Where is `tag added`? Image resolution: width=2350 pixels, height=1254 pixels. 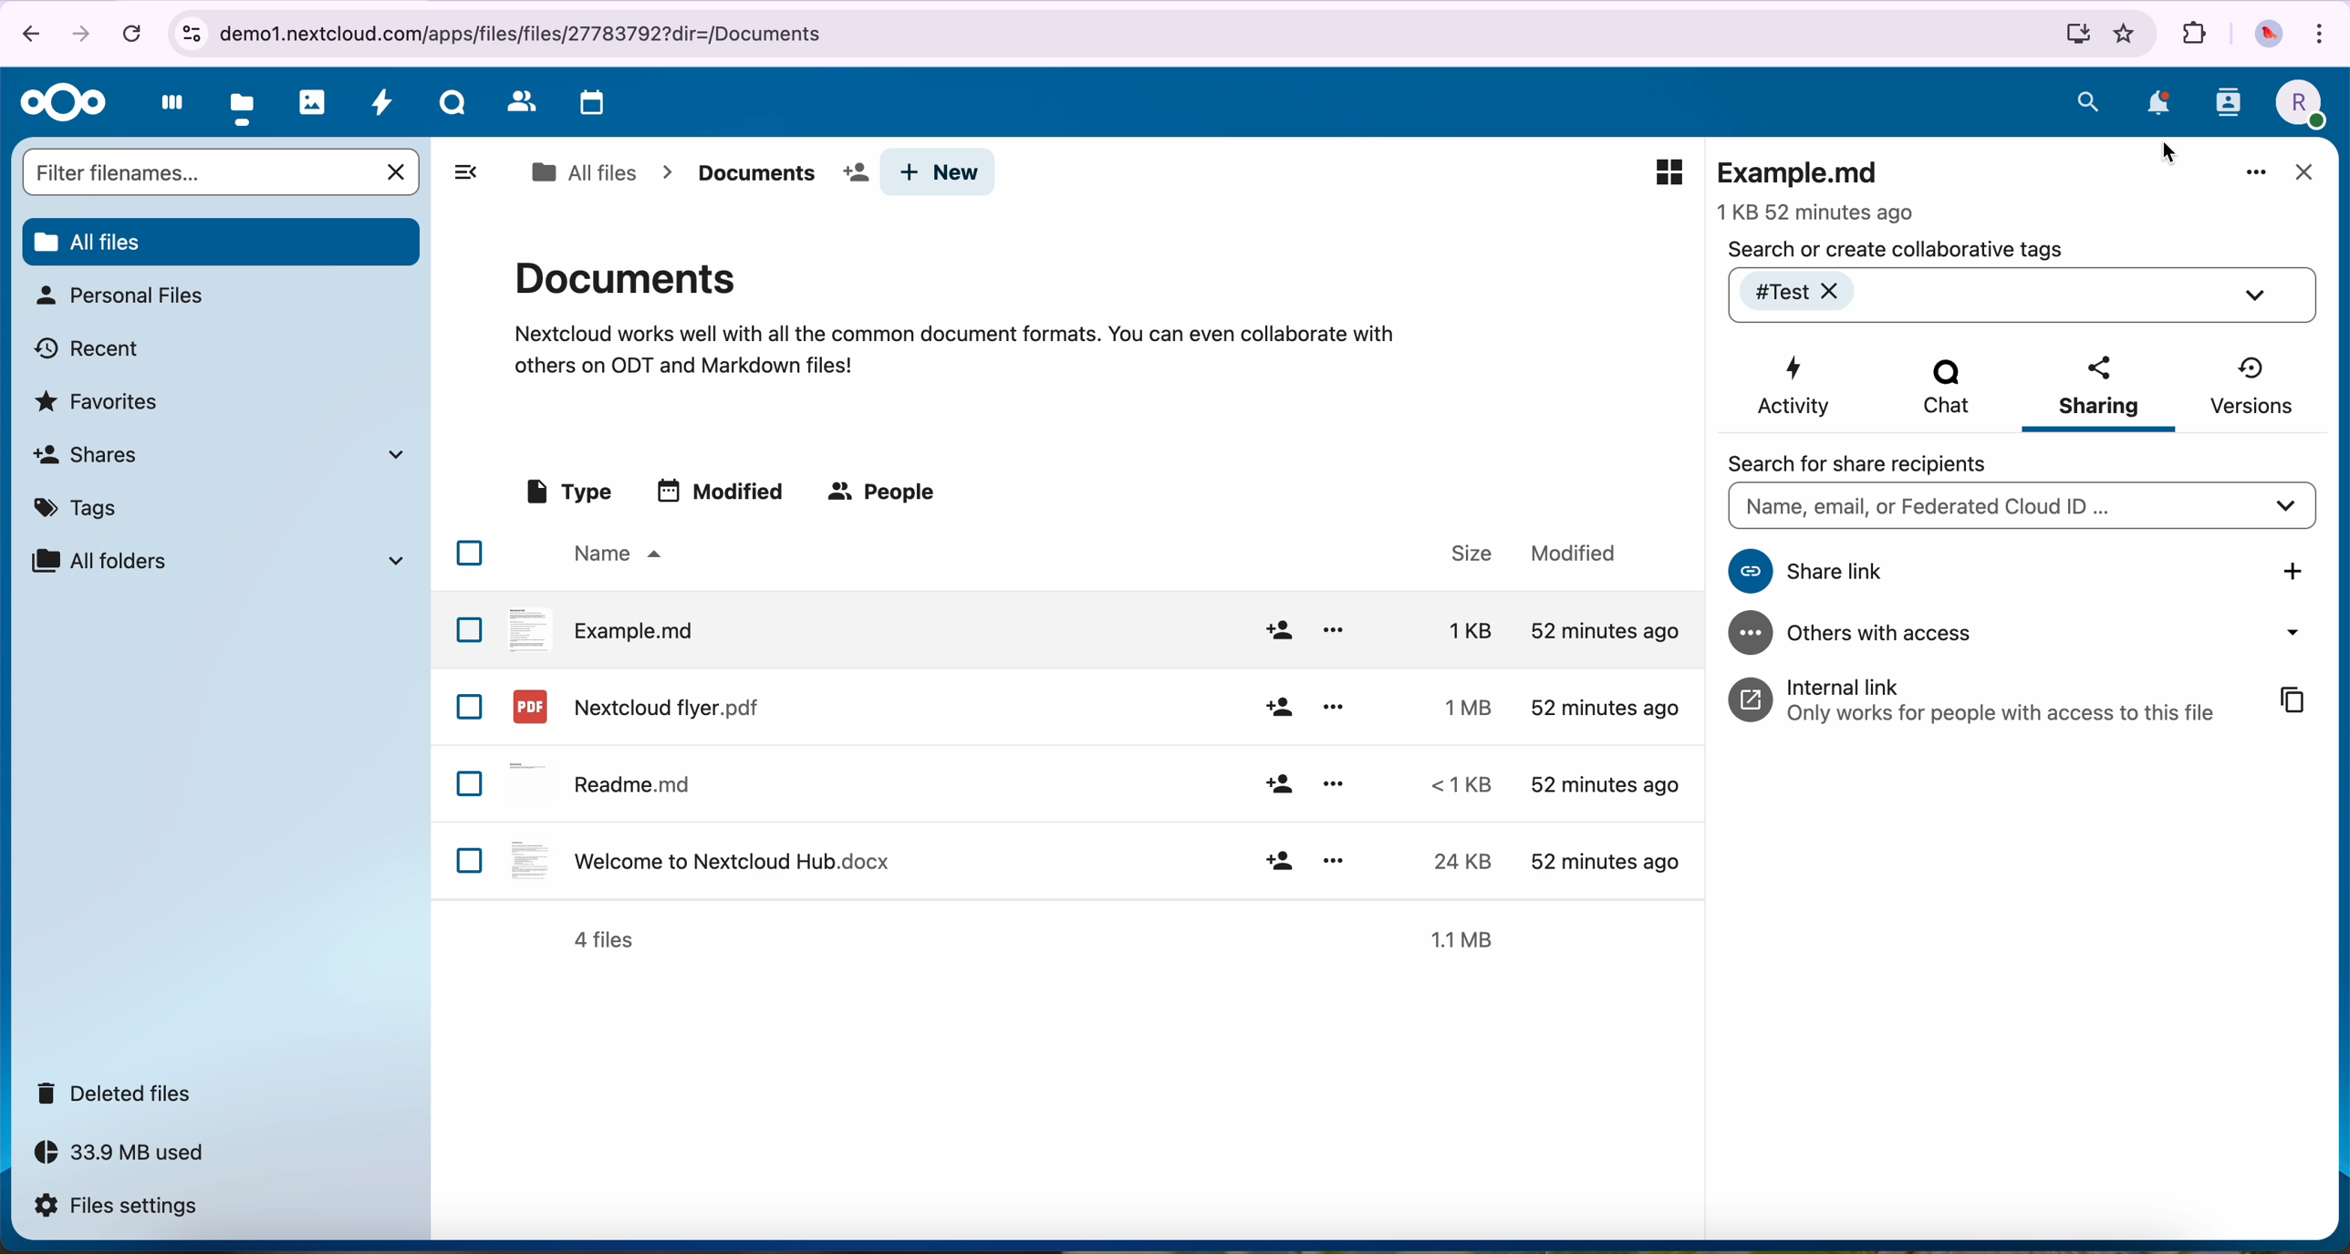 tag added is located at coordinates (1812, 293).